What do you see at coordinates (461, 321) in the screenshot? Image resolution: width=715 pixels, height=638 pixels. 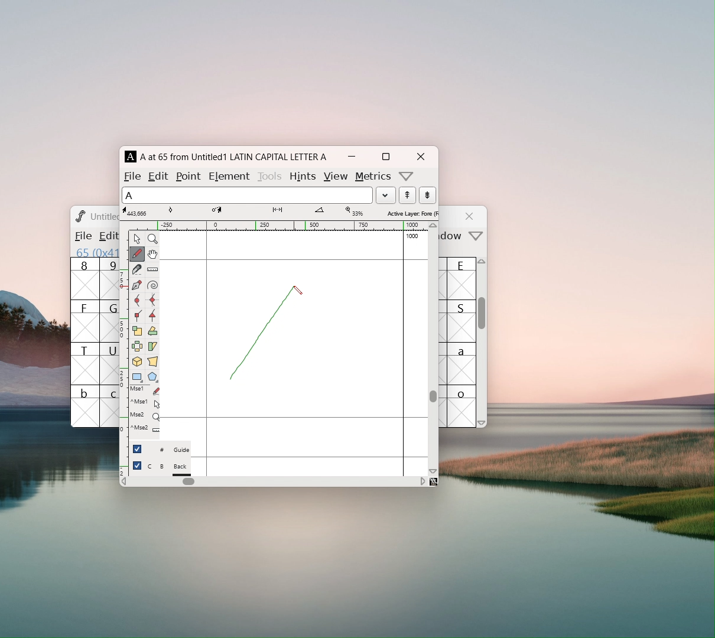 I see `S` at bounding box center [461, 321].